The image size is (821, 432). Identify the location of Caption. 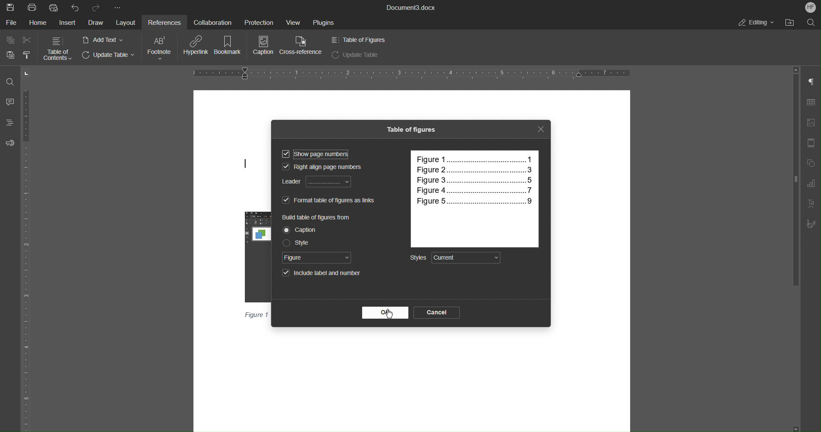
(302, 230).